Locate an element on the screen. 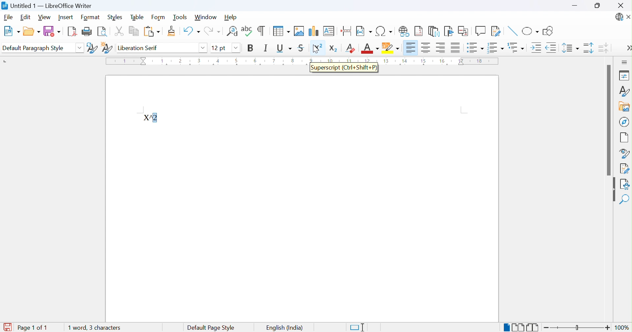 This screenshot has width=632, height=332. Single-page view is located at coordinates (508, 328).